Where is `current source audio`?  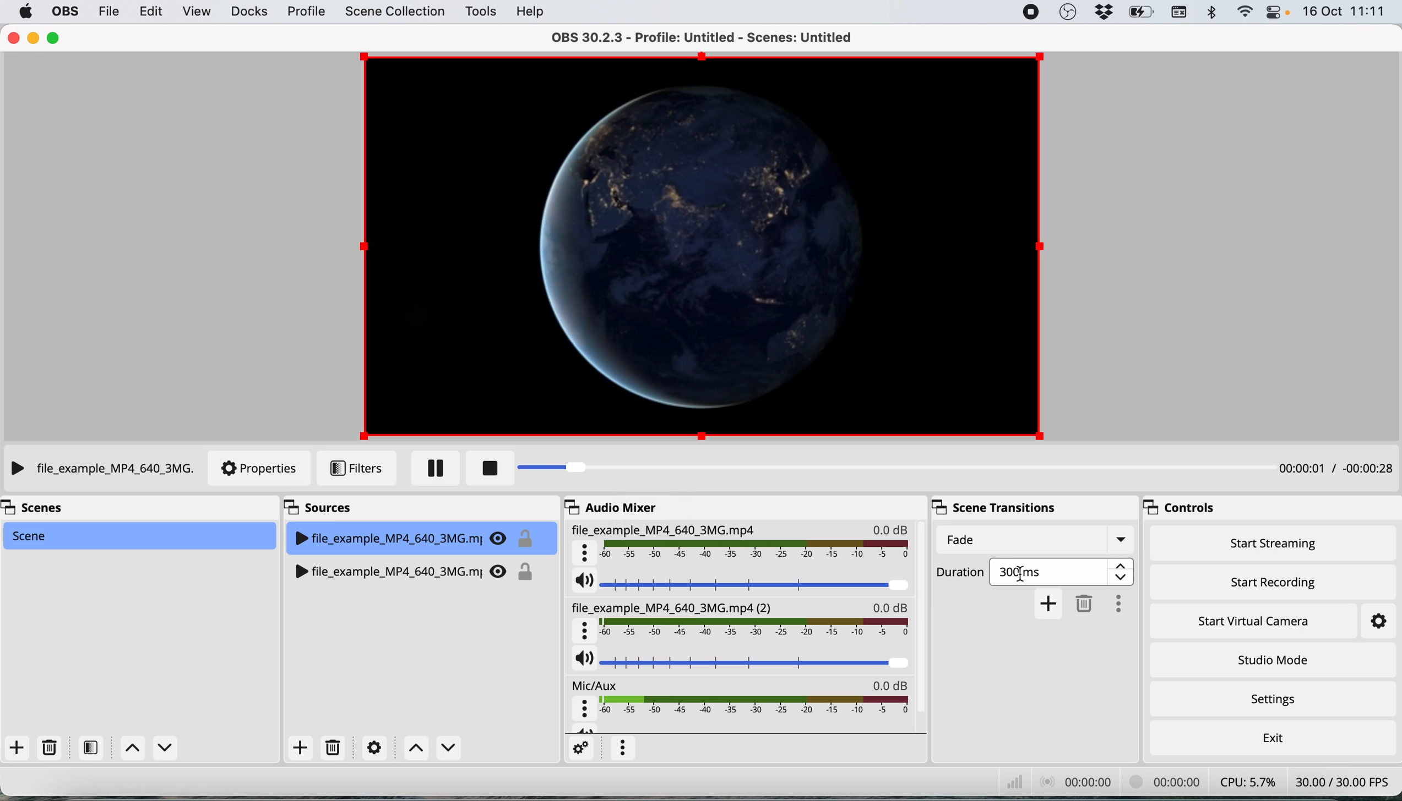 current source audio is located at coordinates (745, 546).